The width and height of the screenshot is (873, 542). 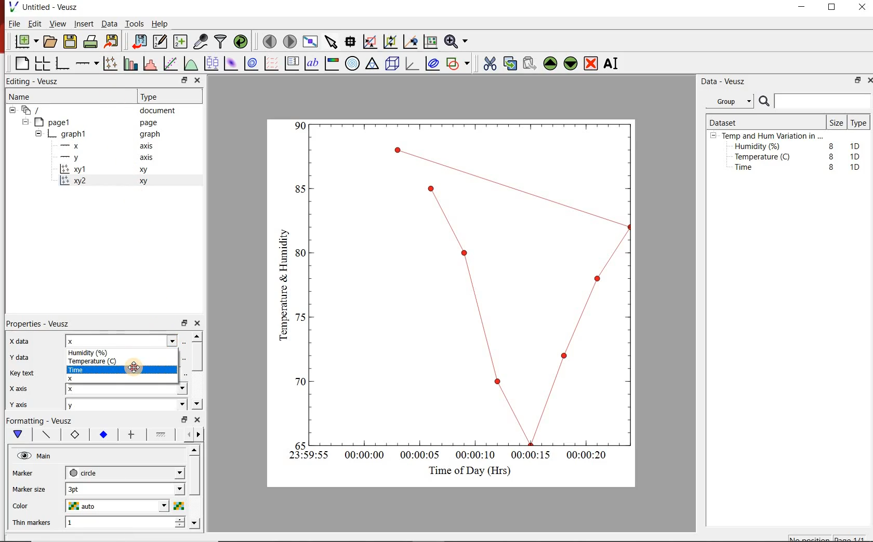 What do you see at coordinates (572, 63) in the screenshot?
I see `Move the selected widget down` at bounding box center [572, 63].